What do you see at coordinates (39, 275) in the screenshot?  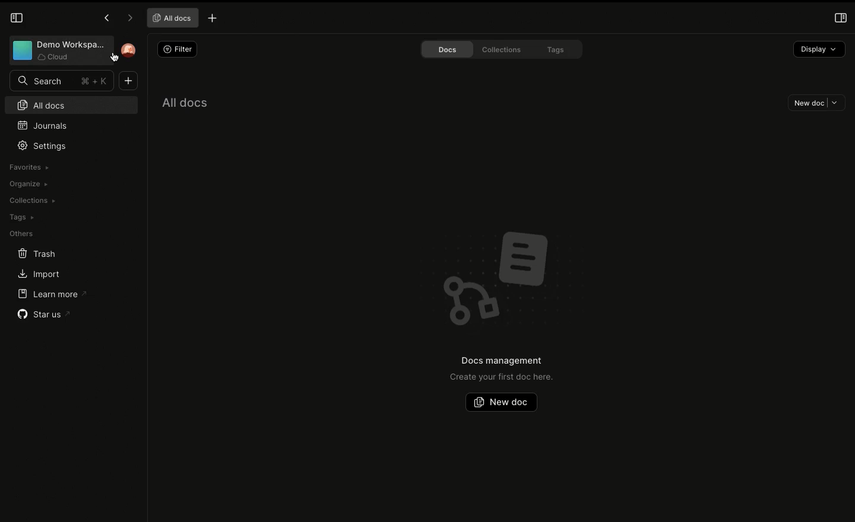 I see `Import` at bounding box center [39, 275].